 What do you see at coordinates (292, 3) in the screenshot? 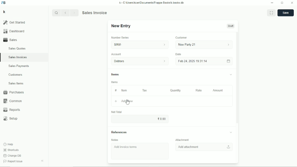
I see `Close` at bounding box center [292, 3].